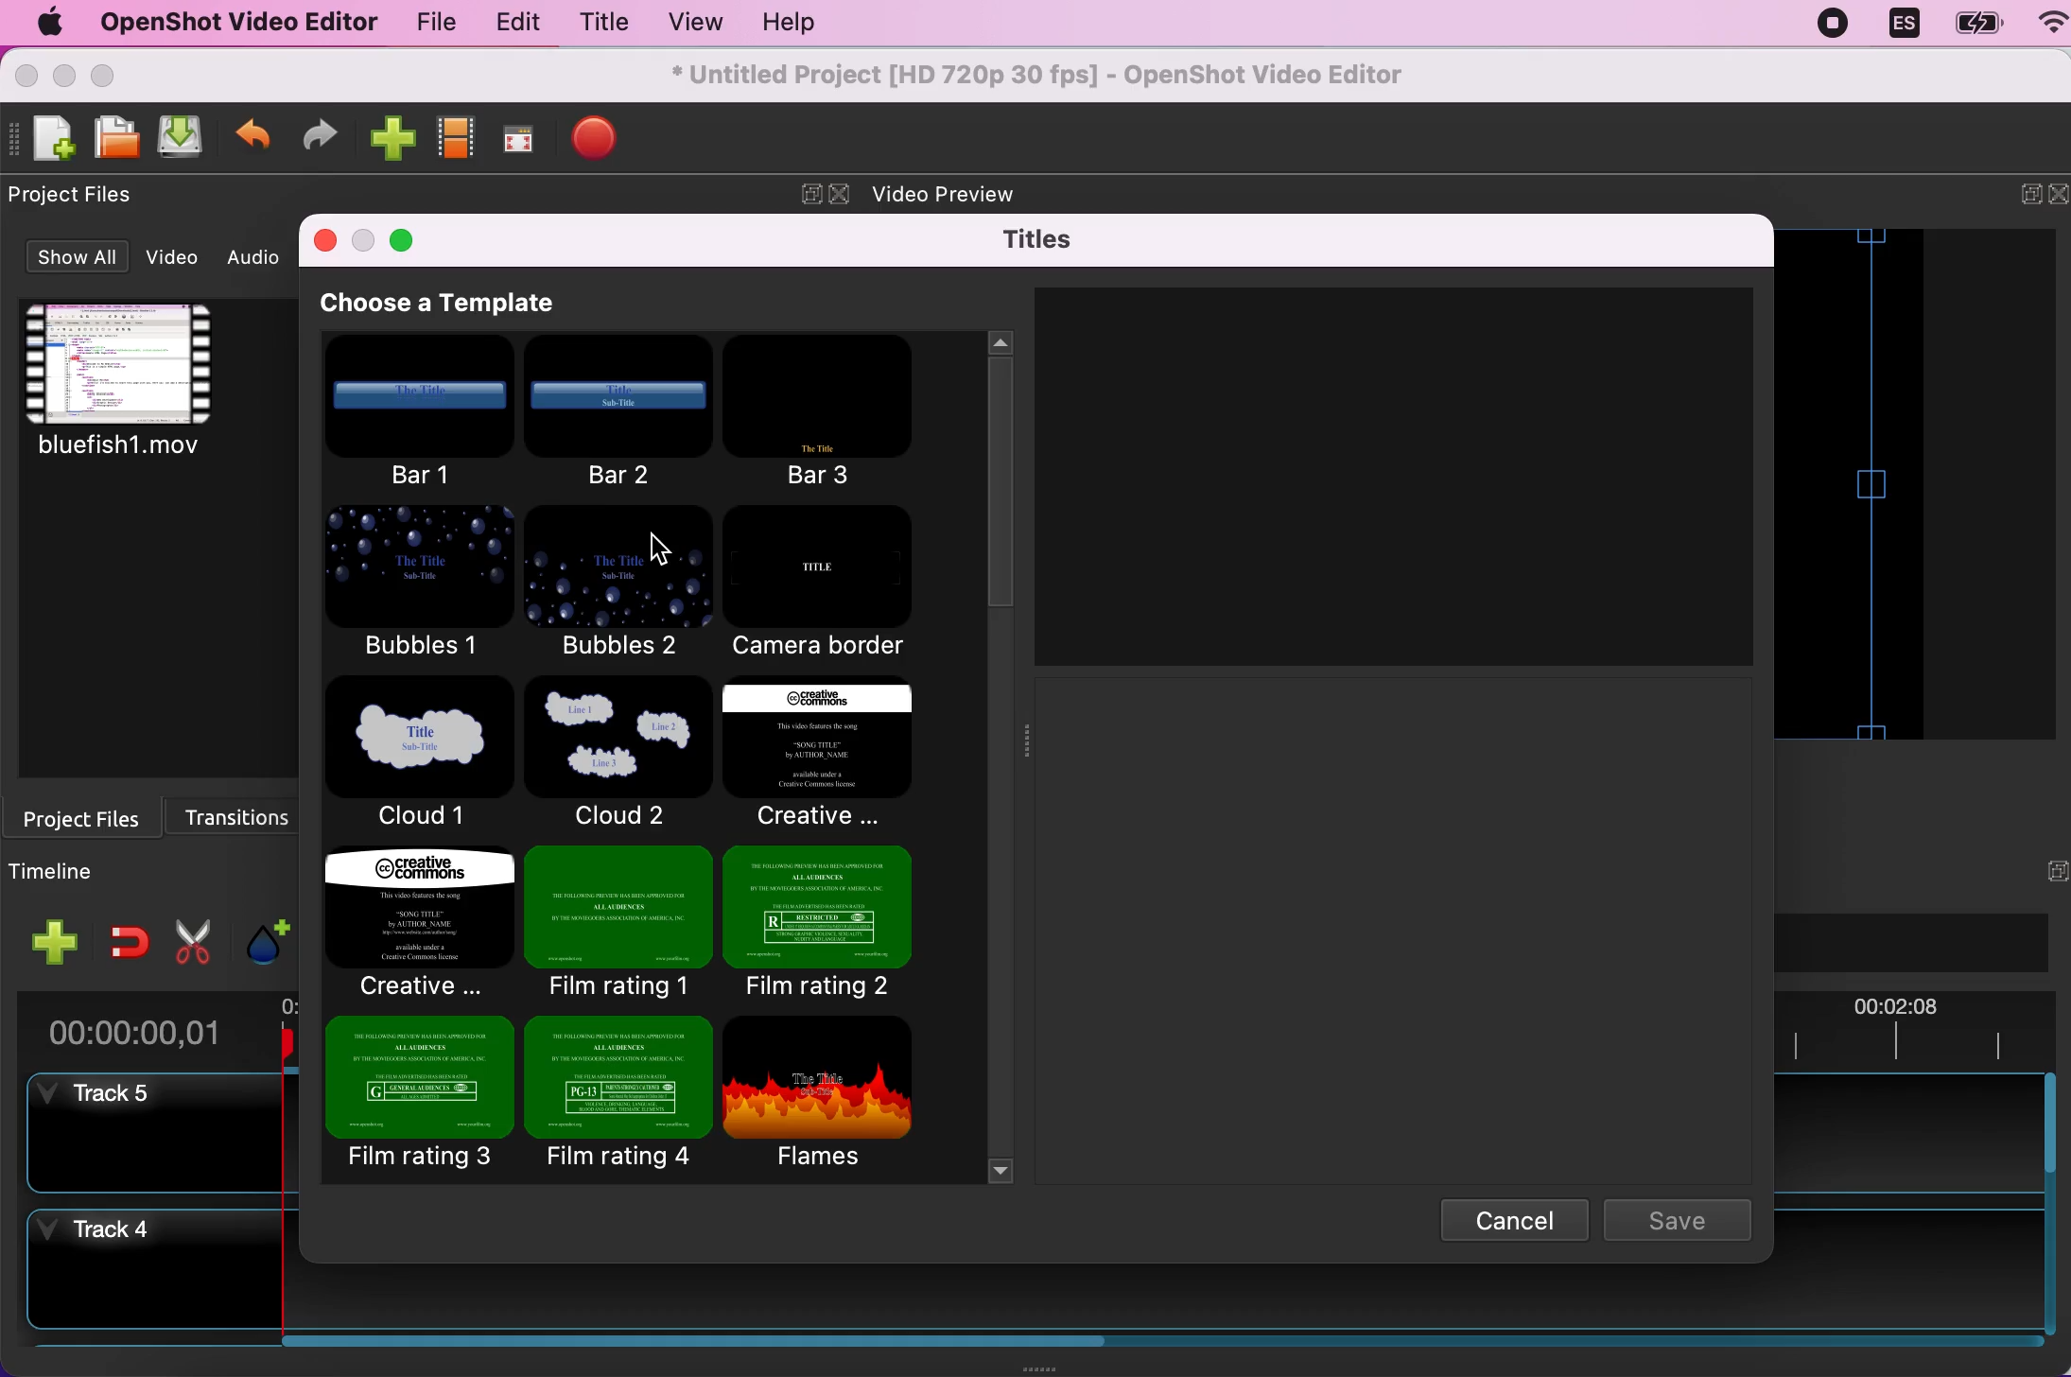 This screenshot has width=2071, height=1377. I want to click on edit, so click(513, 24).